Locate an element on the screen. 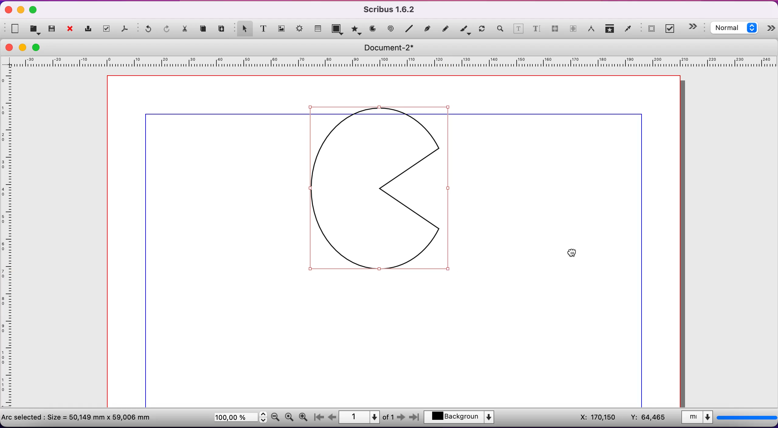 The image size is (778, 428). spiral is located at coordinates (391, 29).